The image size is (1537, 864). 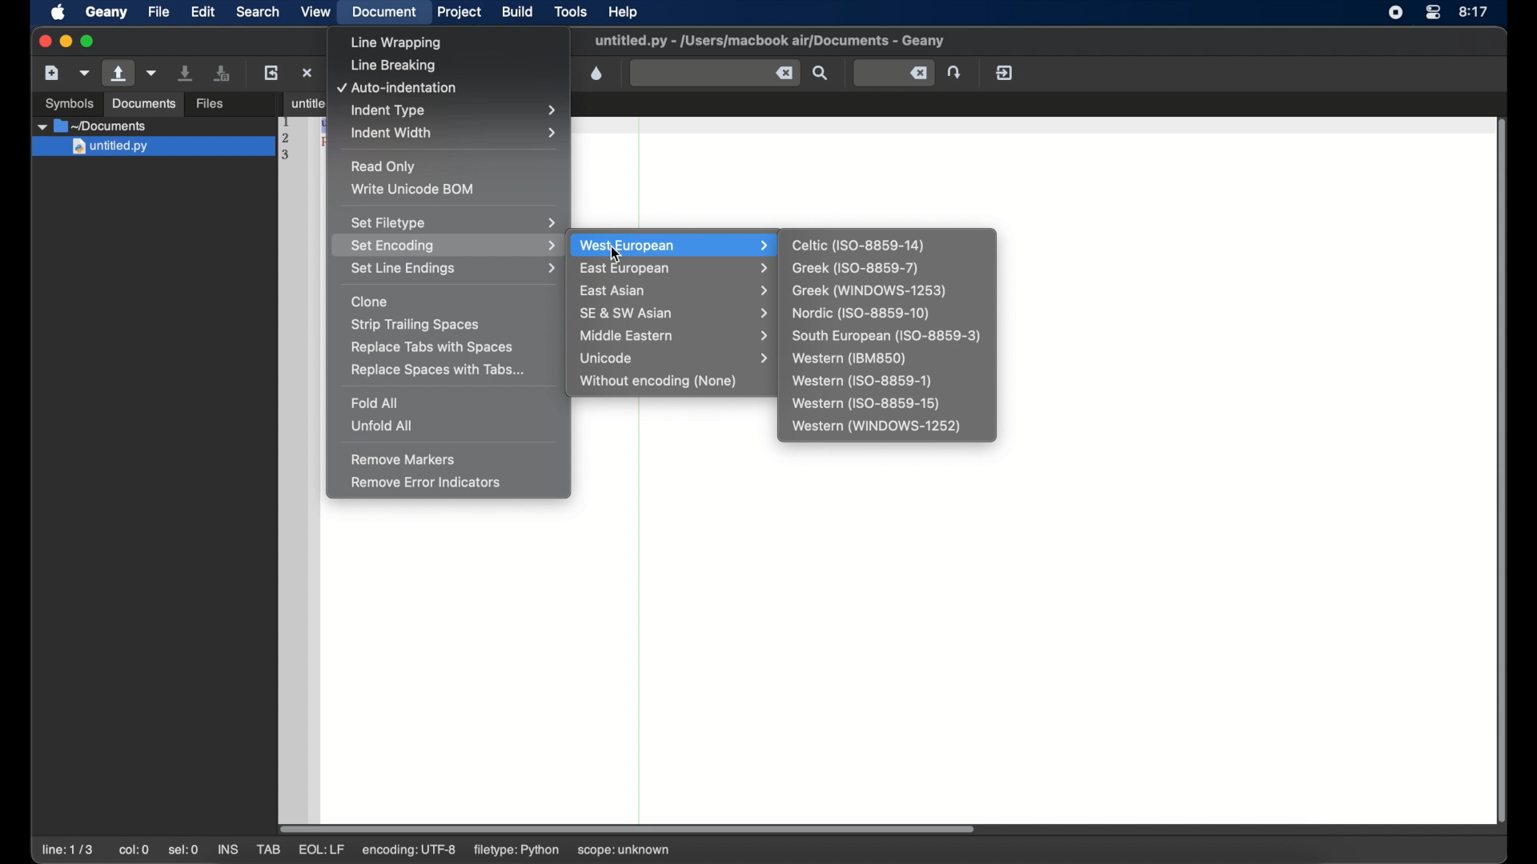 What do you see at coordinates (386, 13) in the screenshot?
I see `document` at bounding box center [386, 13].